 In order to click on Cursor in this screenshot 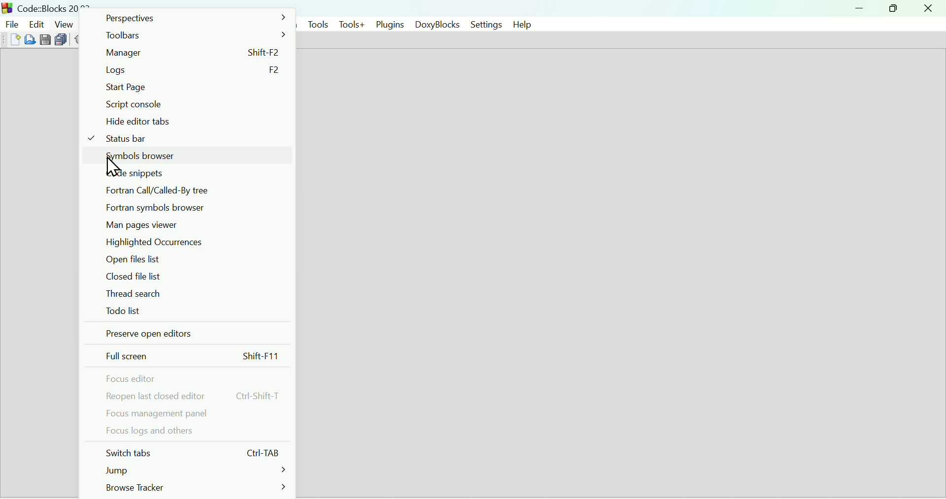, I will do `click(112, 169)`.